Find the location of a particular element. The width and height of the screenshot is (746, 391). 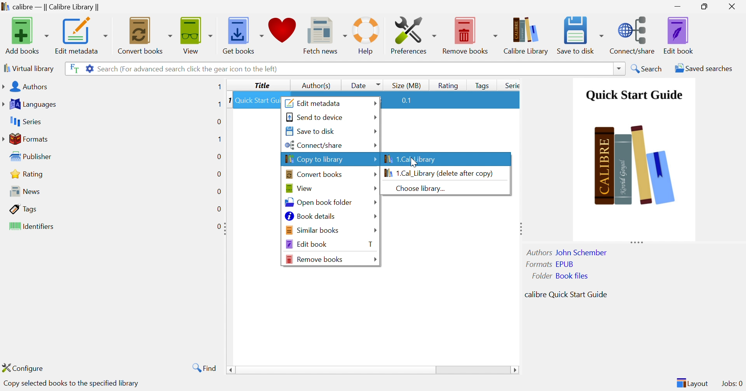

Remove Books is located at coordinates (469, 34).